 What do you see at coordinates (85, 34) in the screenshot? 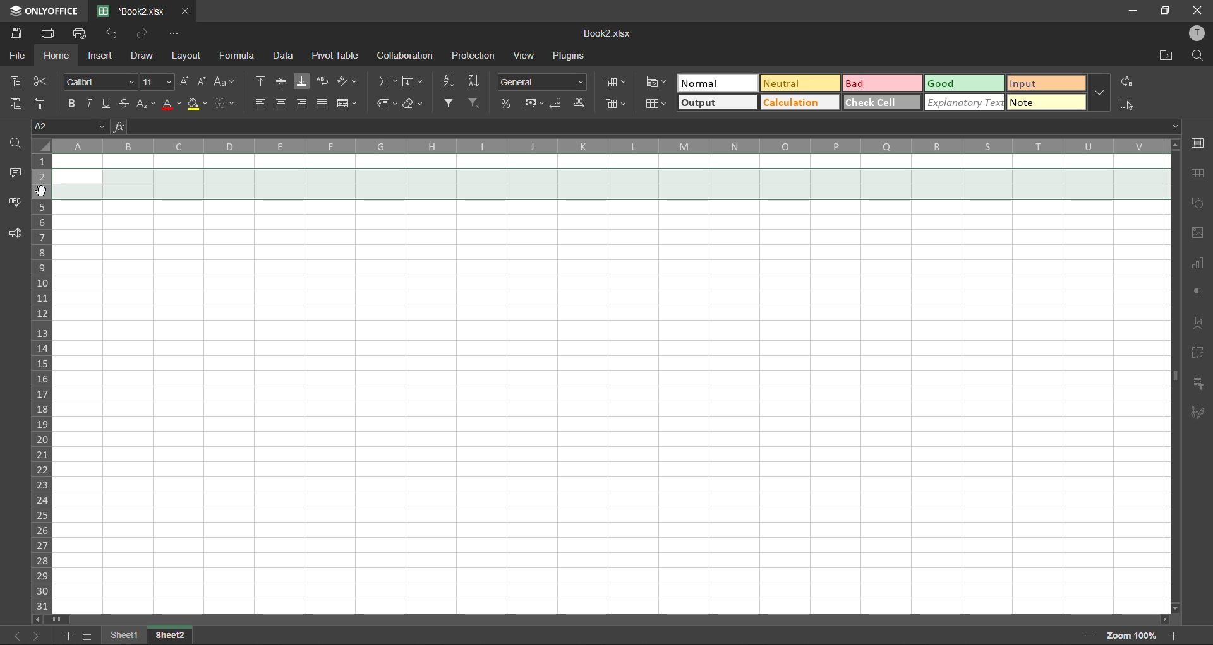
I see `quick print` at bounding box center [85, 34].